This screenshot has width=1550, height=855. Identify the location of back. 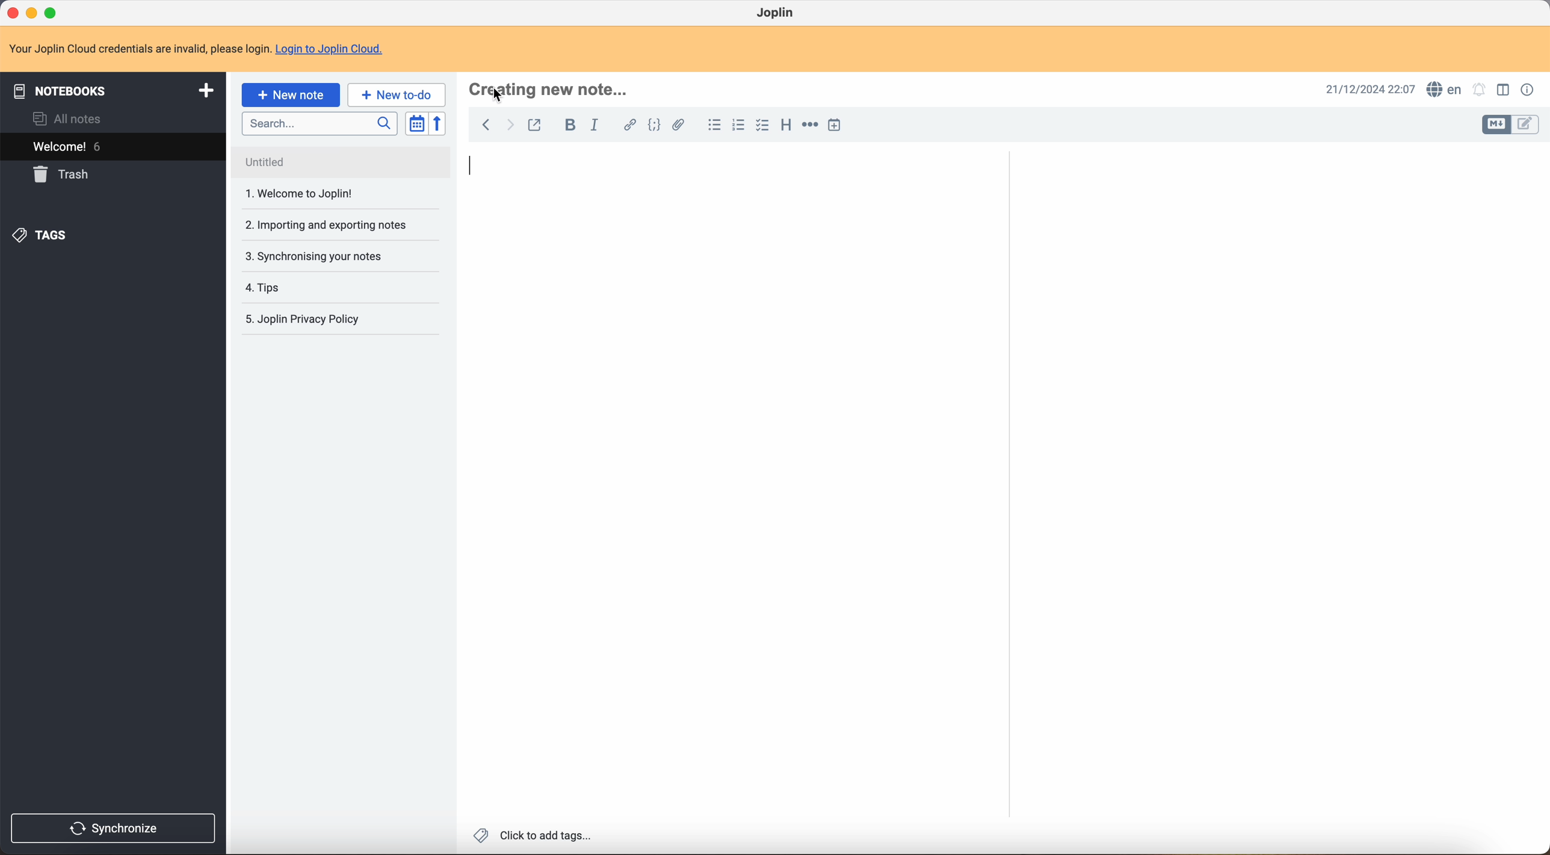
(485, 126).